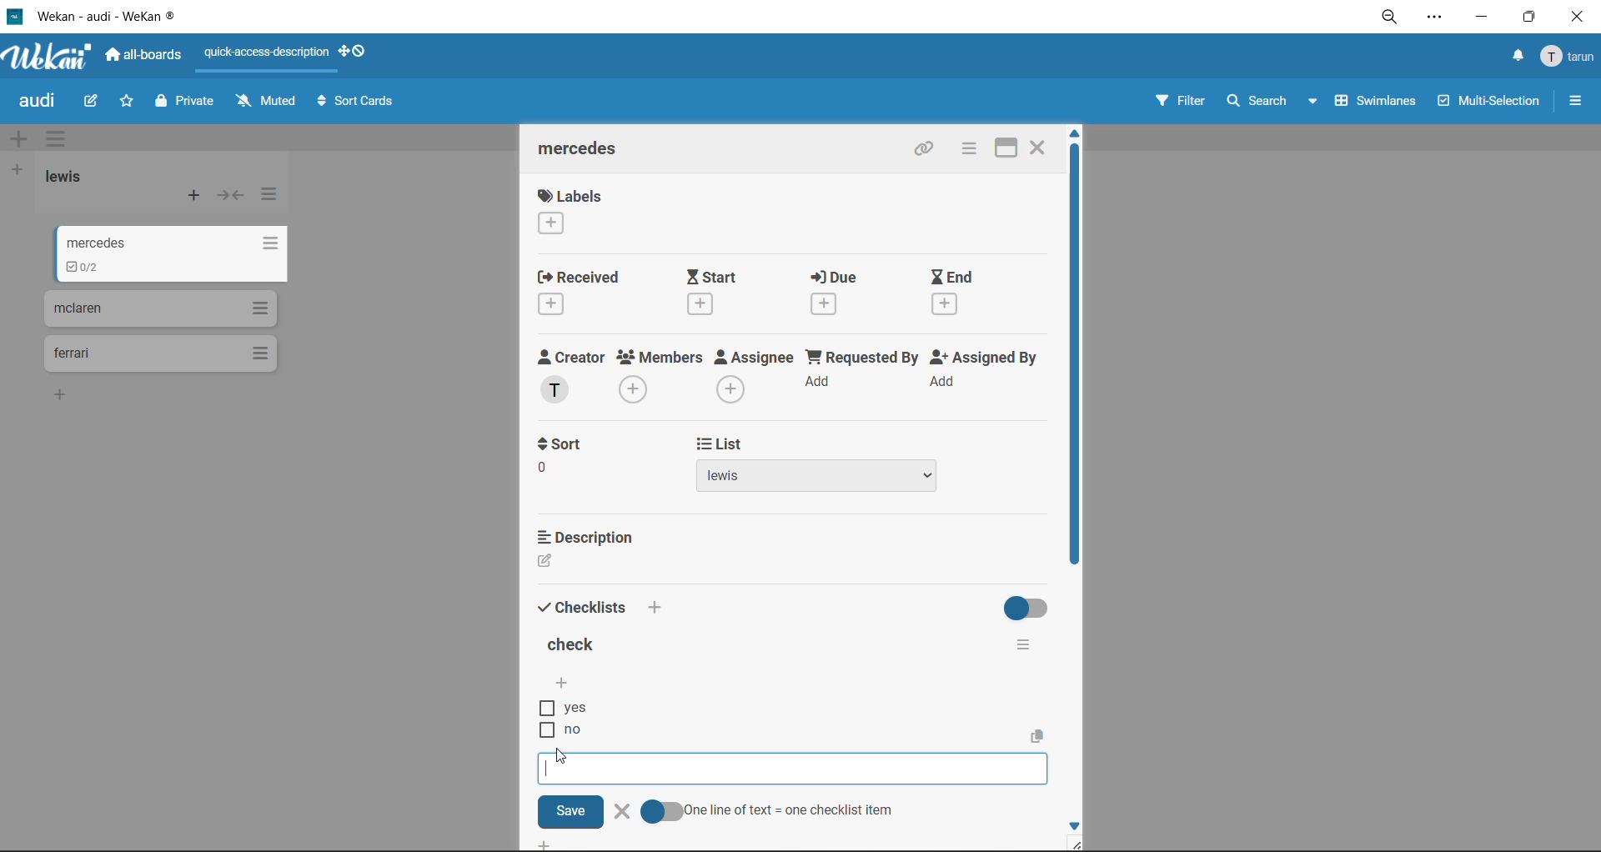 Image resolution: width=1601 pixels, height=852 pixels. Describe the element at coordinates (269, 58) in the screenshot. I see `quick access description` at that location.